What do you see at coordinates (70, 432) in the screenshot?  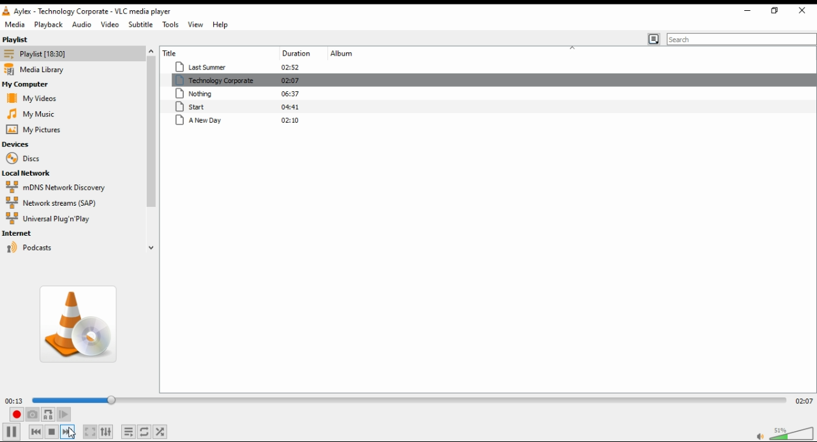 I see `mouse on next media in playlist, skips forward when held` at bounding box center [70, 432].